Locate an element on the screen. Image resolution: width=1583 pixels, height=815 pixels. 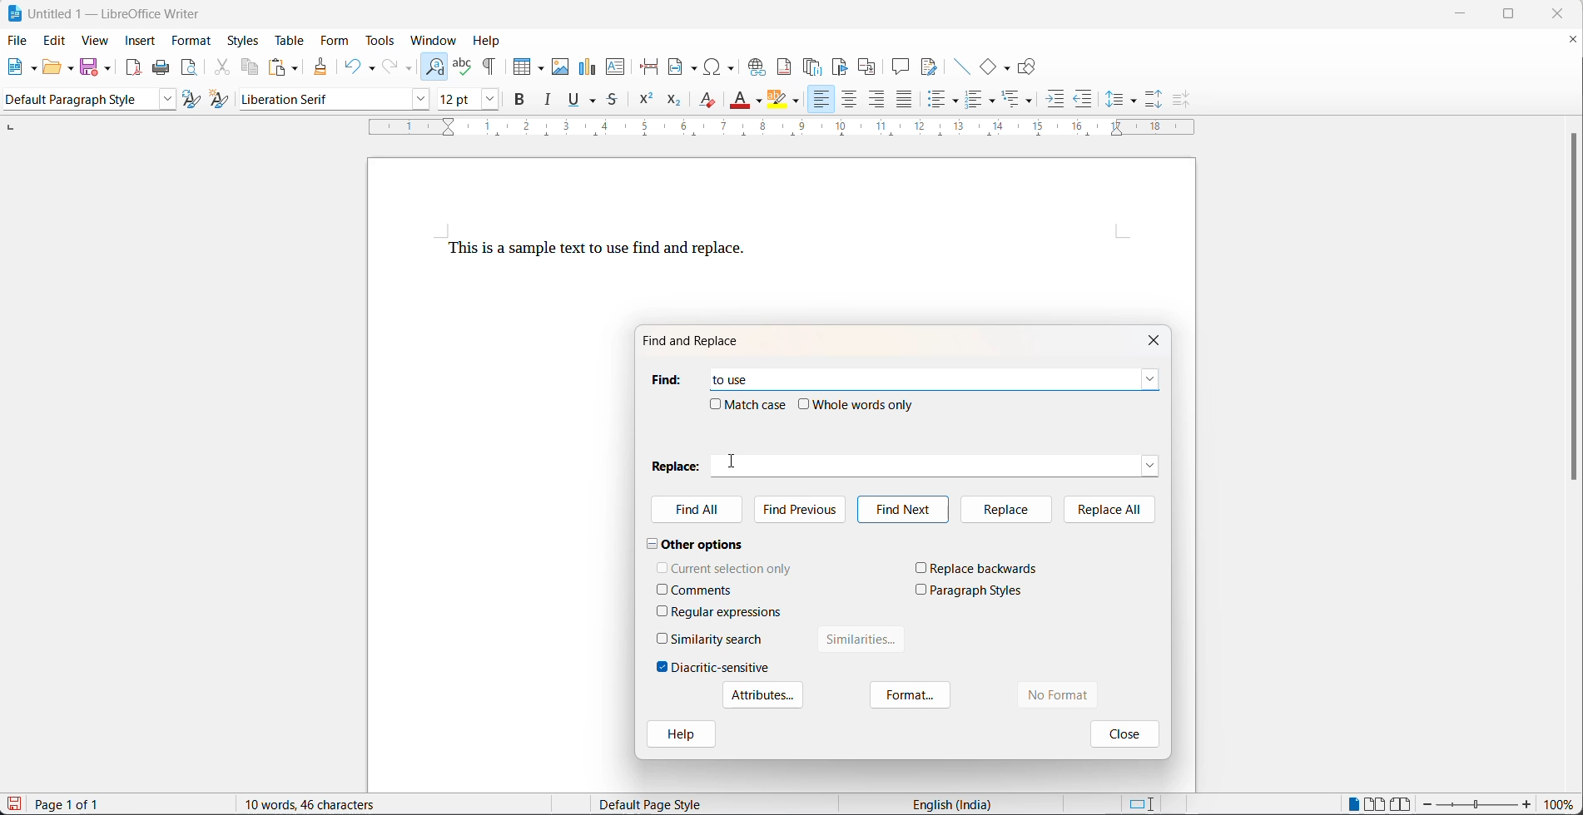
insert special characters is located at coordinates (724, 67).